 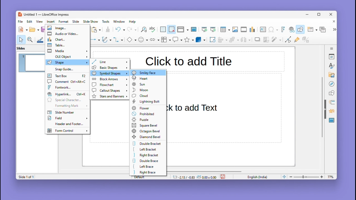 I want to click on Symbol shapes, so click(x=109, y=73).